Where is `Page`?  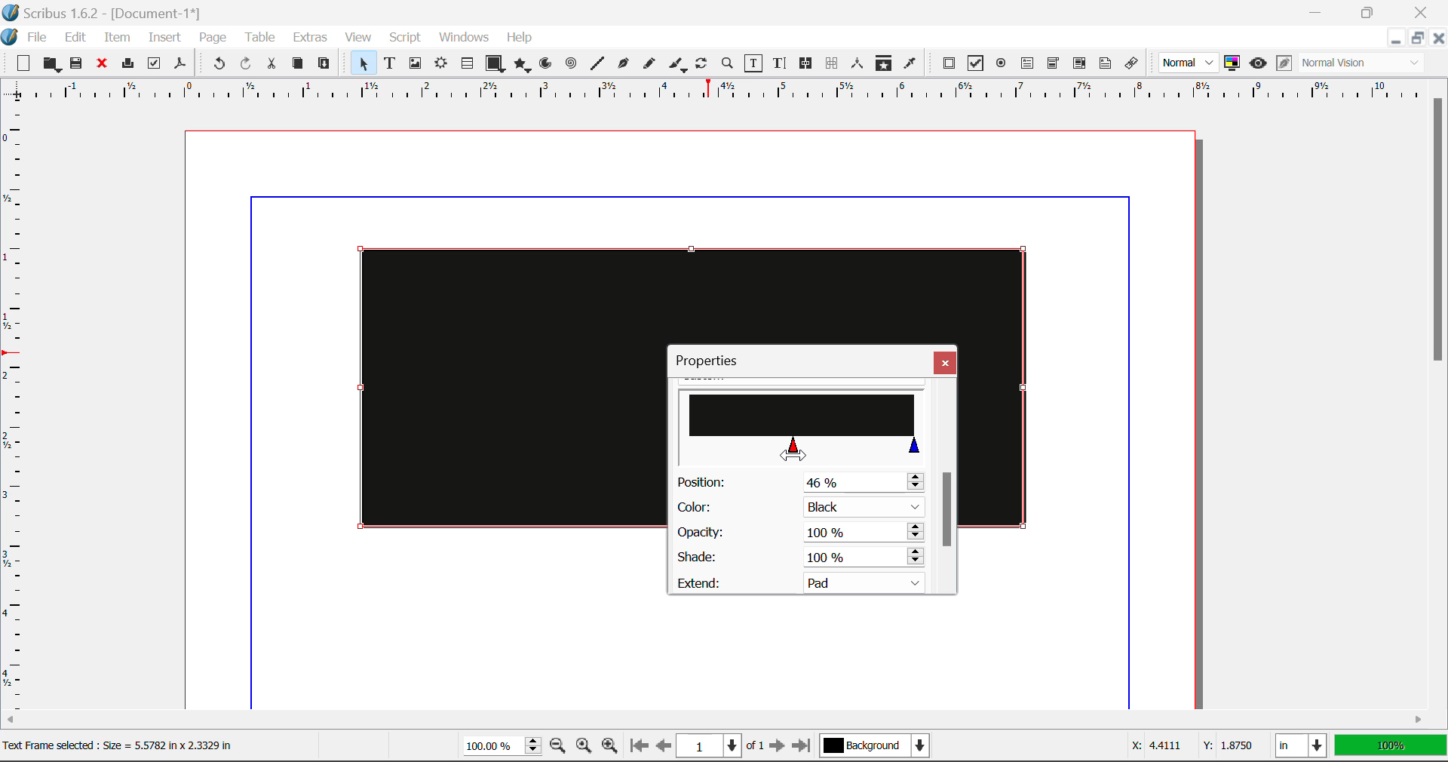
Page is located at coordinates (212, 38).